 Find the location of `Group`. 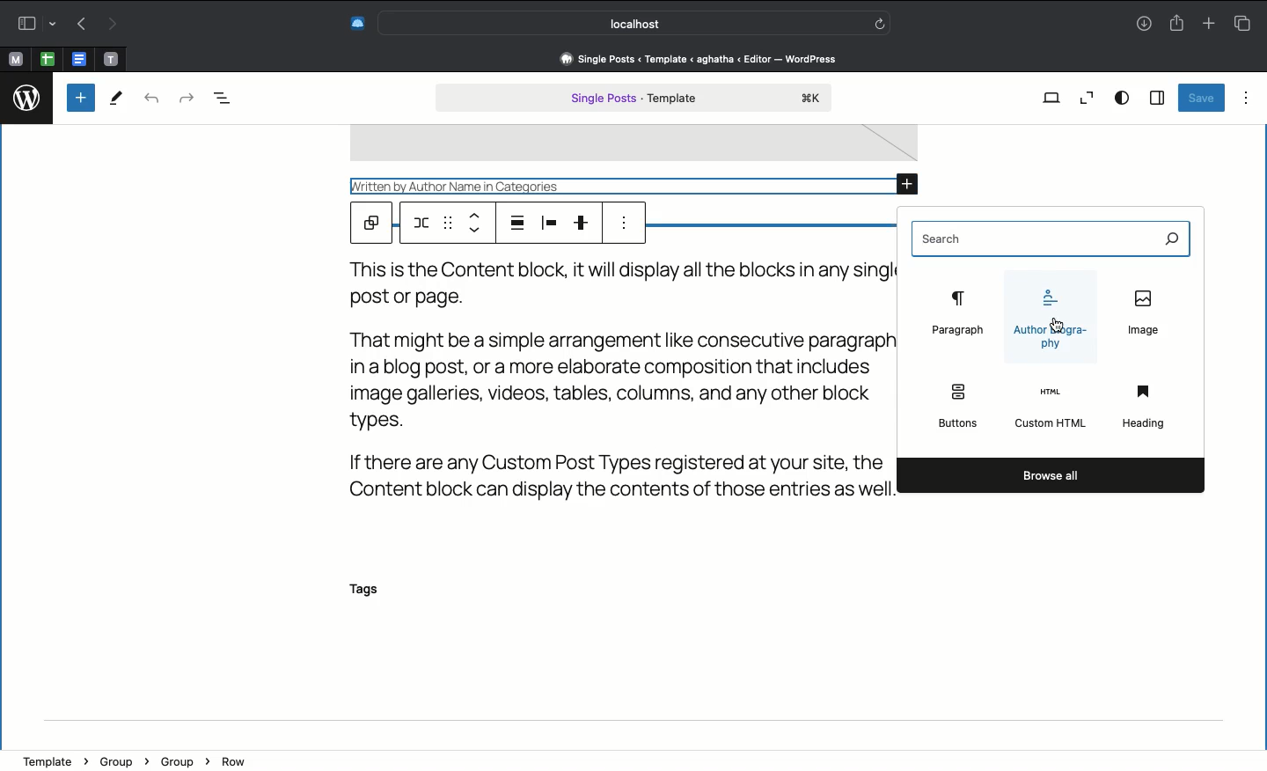

Group is located at coordinates (182, 760).